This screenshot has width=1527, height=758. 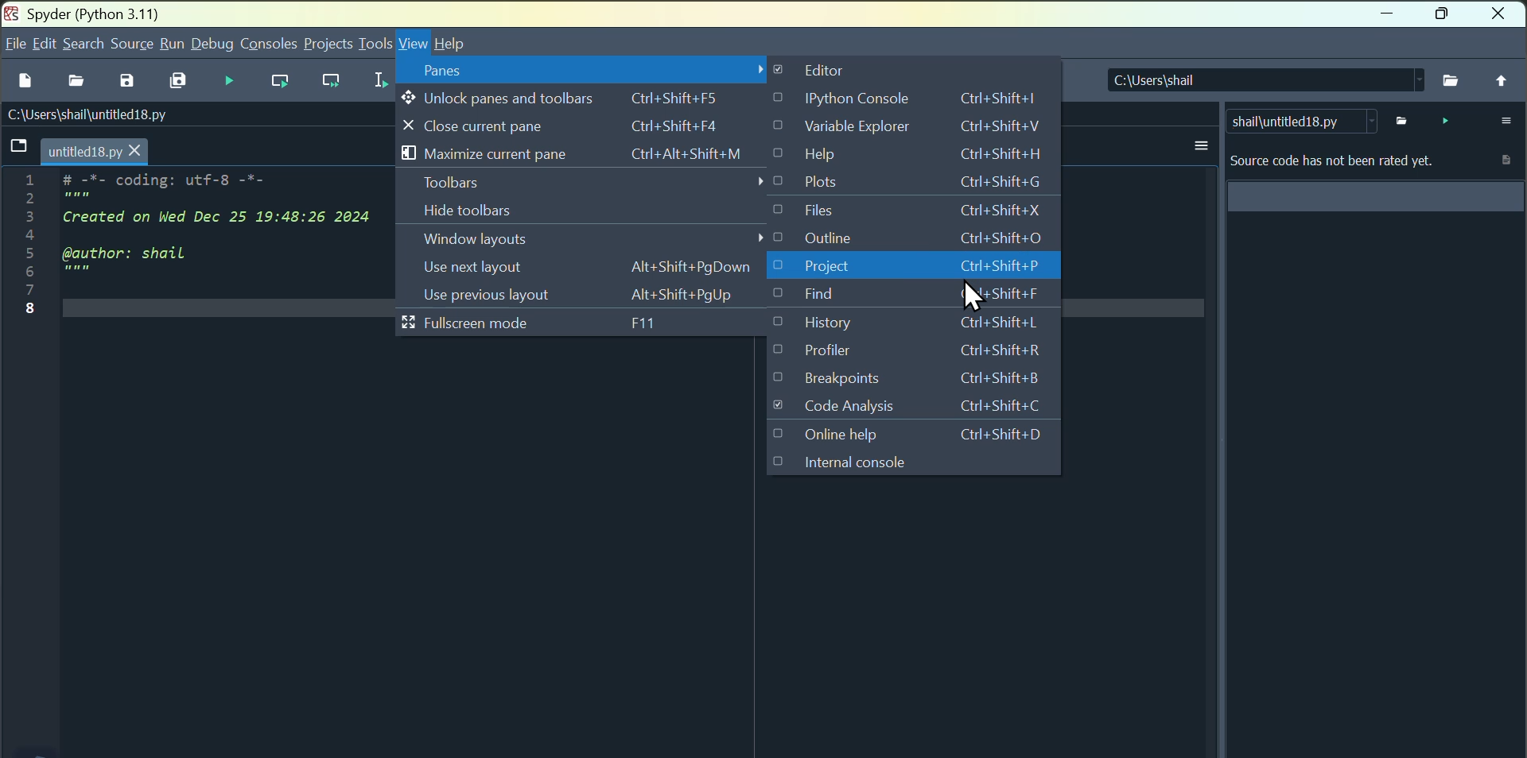 What do you see at coordinates (181, 82) in the screenshot?
I see `Save all` at bounding box center [181, 82].